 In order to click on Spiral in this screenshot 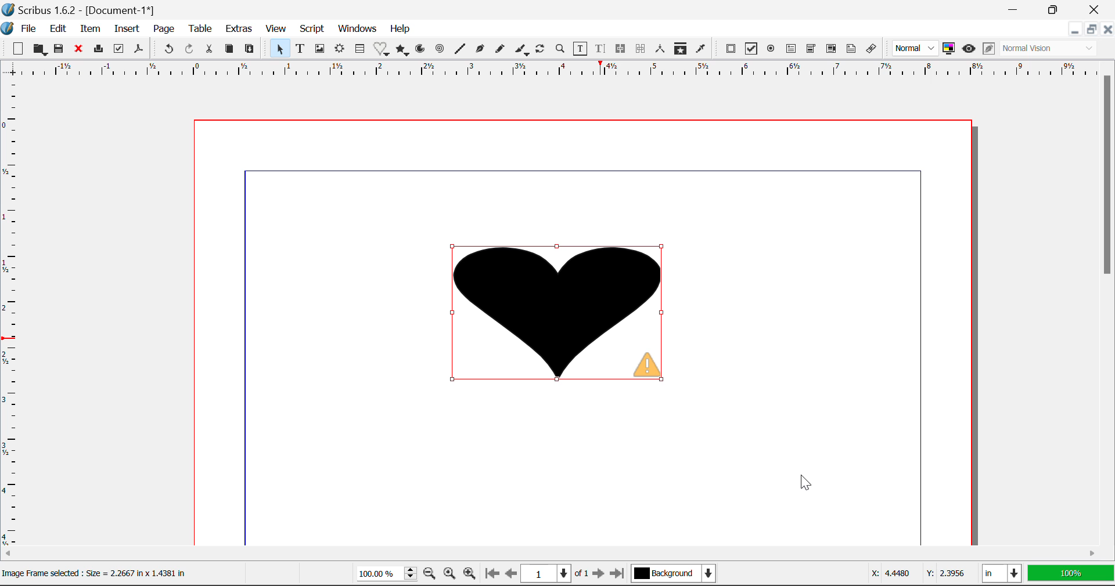, I will do `click(440, 49)`.